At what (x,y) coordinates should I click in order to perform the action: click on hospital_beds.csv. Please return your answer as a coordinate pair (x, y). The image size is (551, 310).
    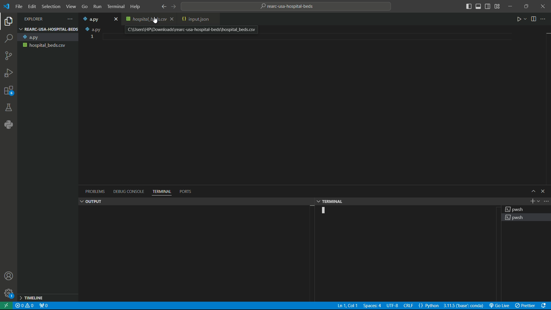
    Looking at the image, I should click on (148, 20).